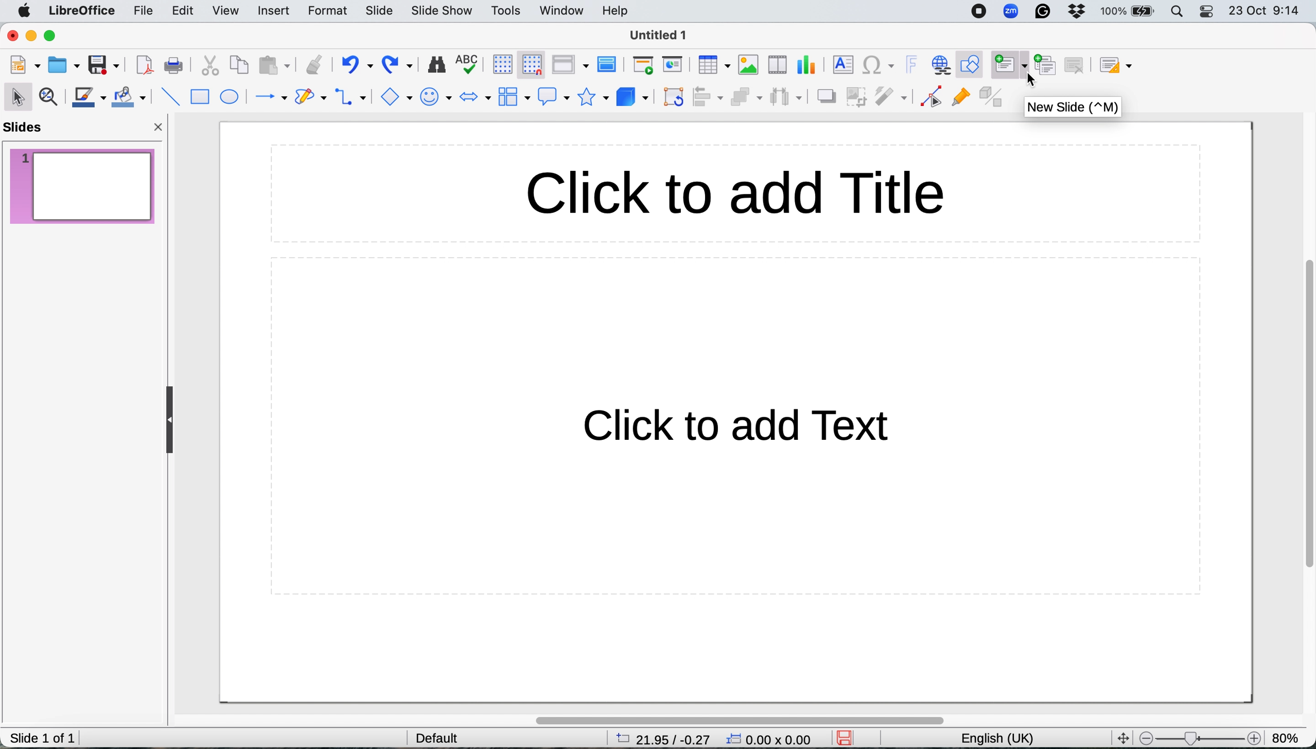 The width and height of the screenshot is (1316, 749). I want to click on flowchart, so click(513, 98).